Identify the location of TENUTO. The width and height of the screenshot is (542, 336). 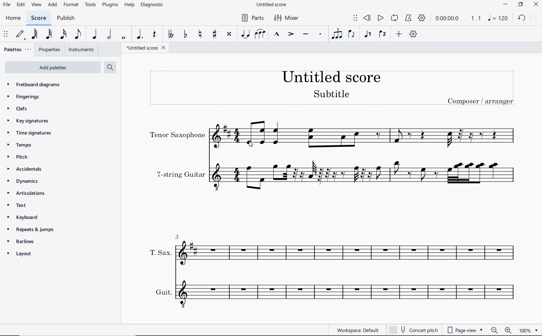
(306, 35).